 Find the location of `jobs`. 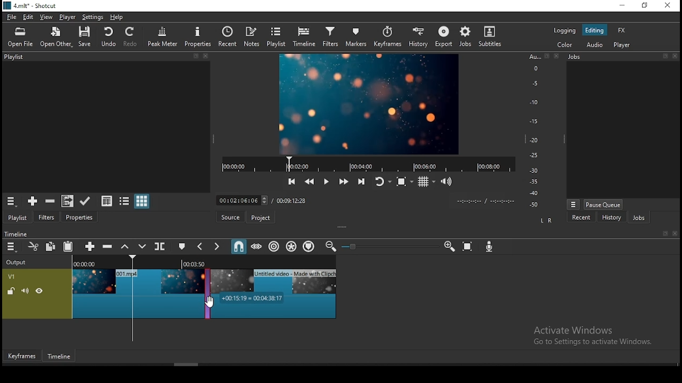

jobs is located at coordinates (639, 218).